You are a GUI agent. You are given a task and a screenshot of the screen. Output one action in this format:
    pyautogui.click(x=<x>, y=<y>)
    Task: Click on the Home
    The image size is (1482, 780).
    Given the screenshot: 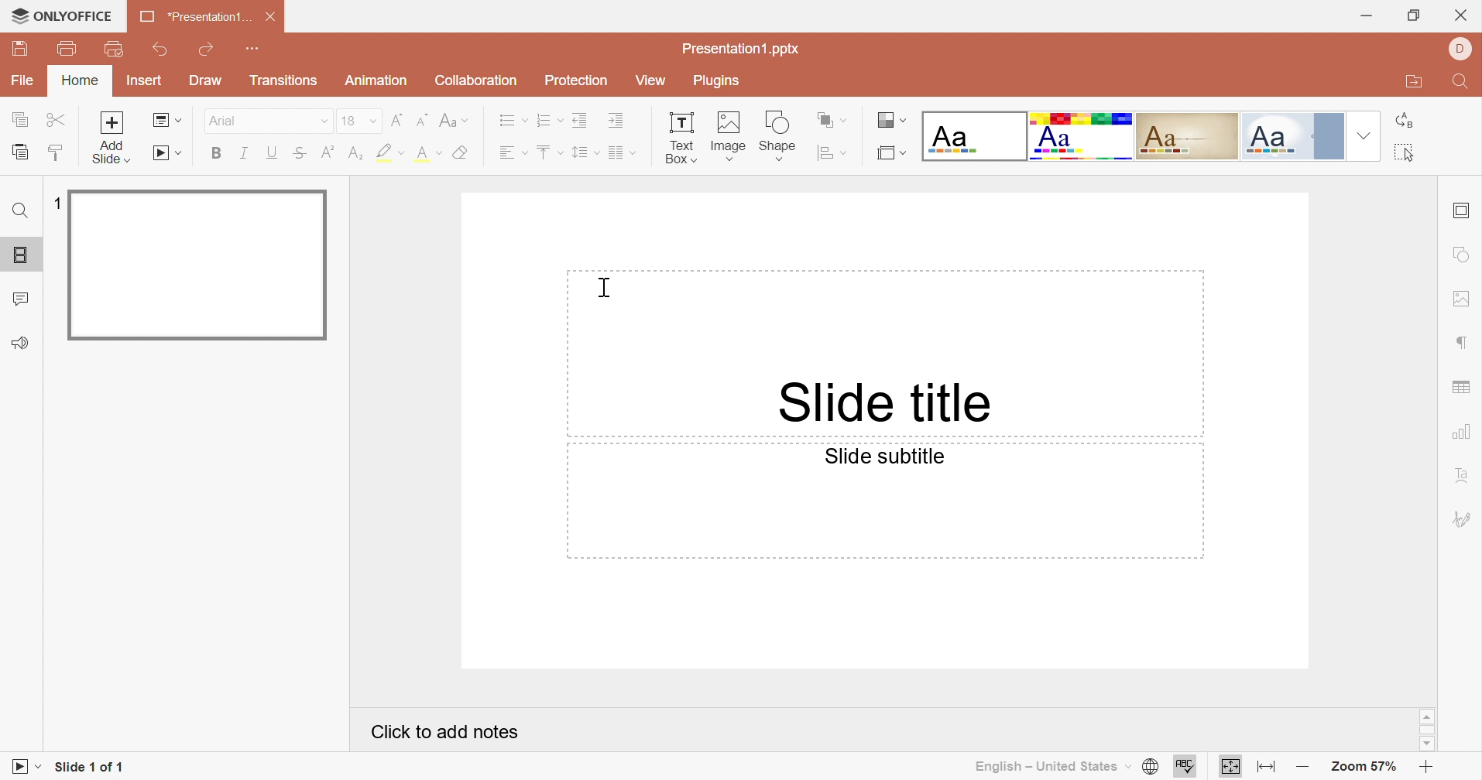 What is the action you would take?
    pyautogui.click(x=79, y=83)
    